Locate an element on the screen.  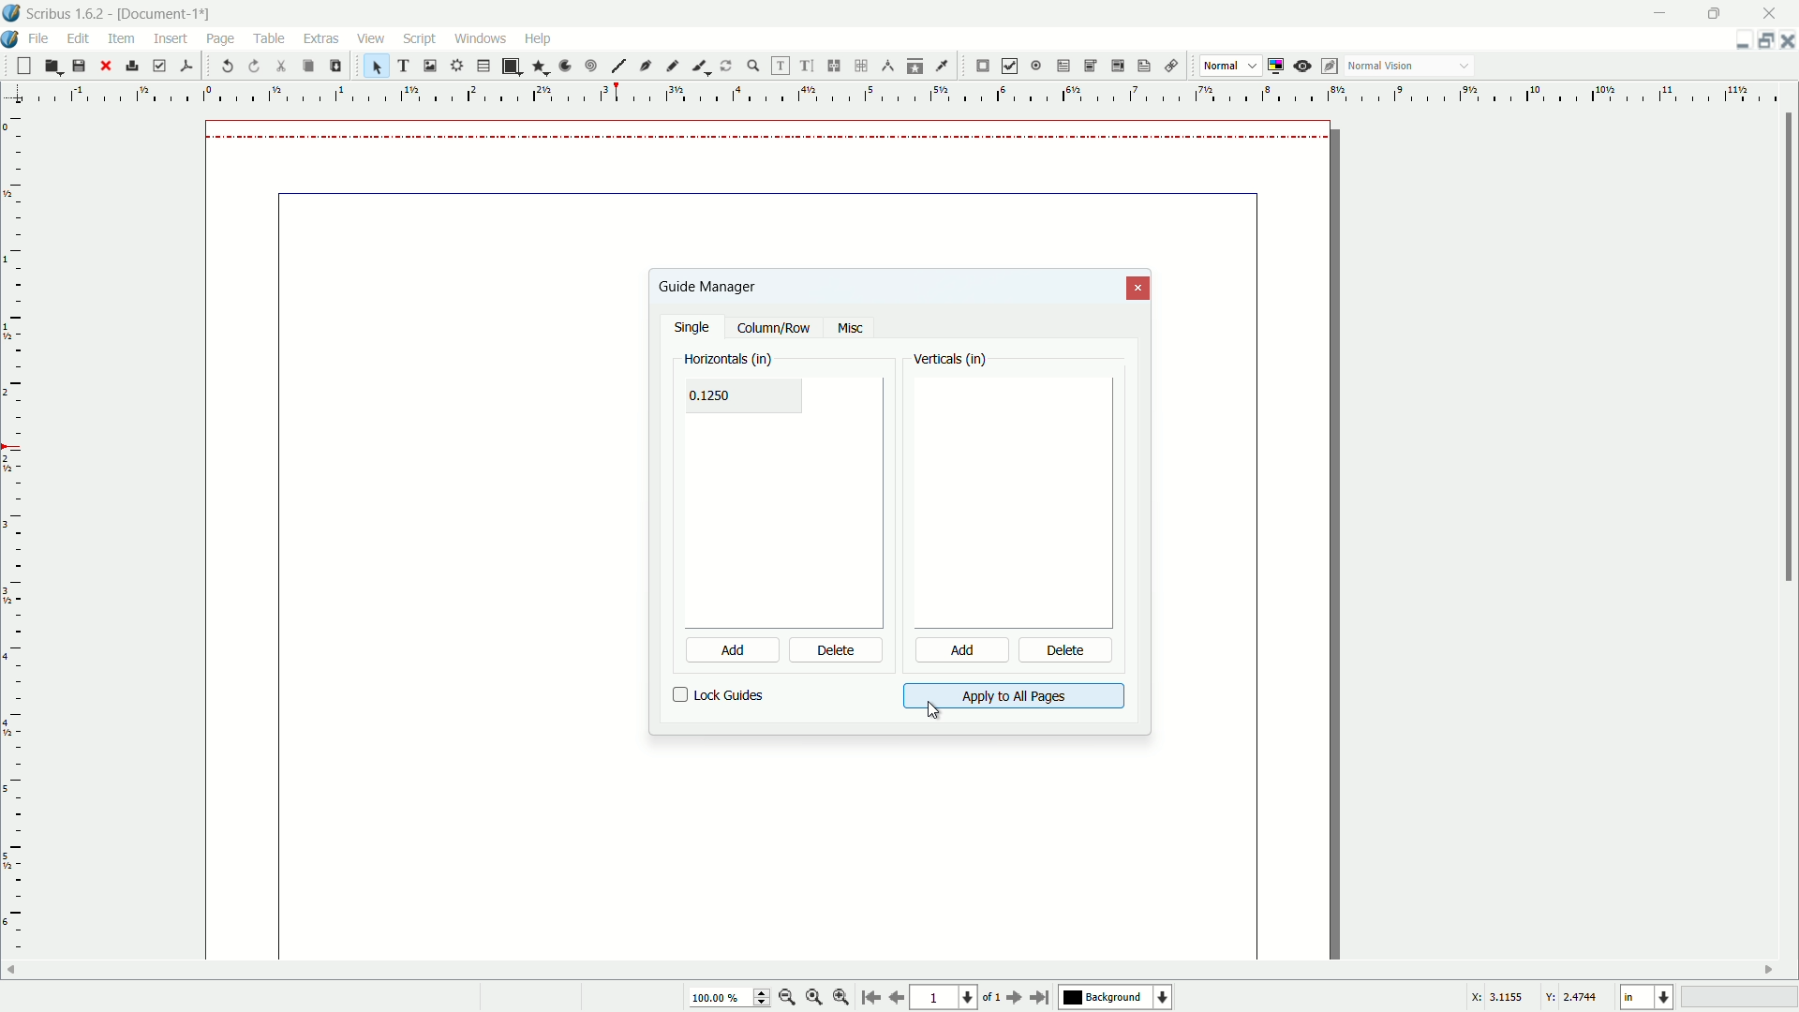
text frame is located at coordinates (405, 66).